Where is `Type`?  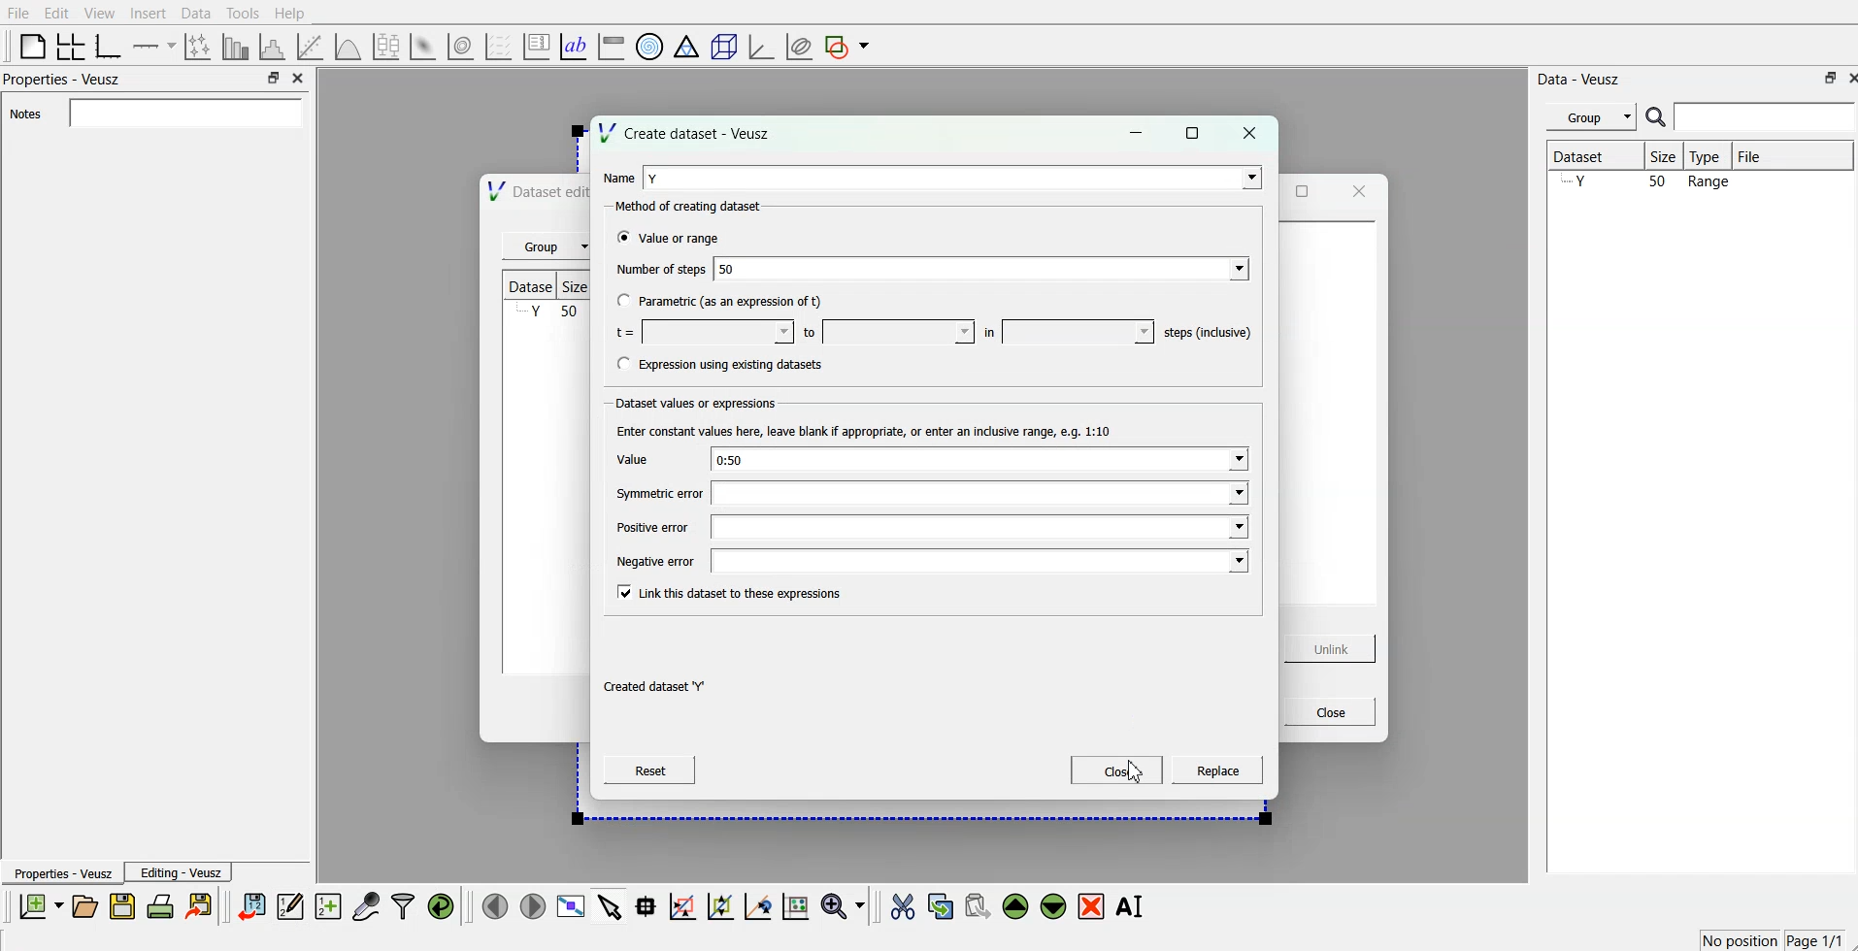
Type is located at coordinates (1709, 155).